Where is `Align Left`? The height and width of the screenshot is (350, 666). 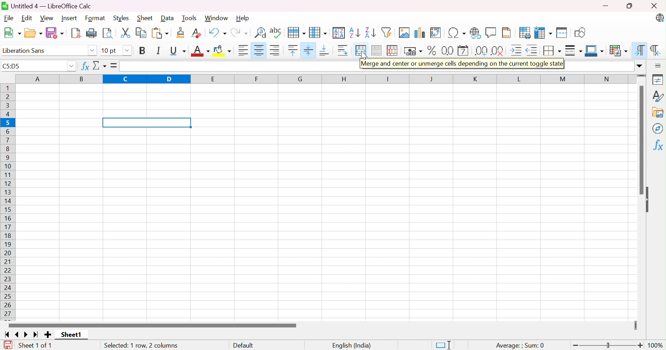 Align Left is located at coordinates (242, 50).